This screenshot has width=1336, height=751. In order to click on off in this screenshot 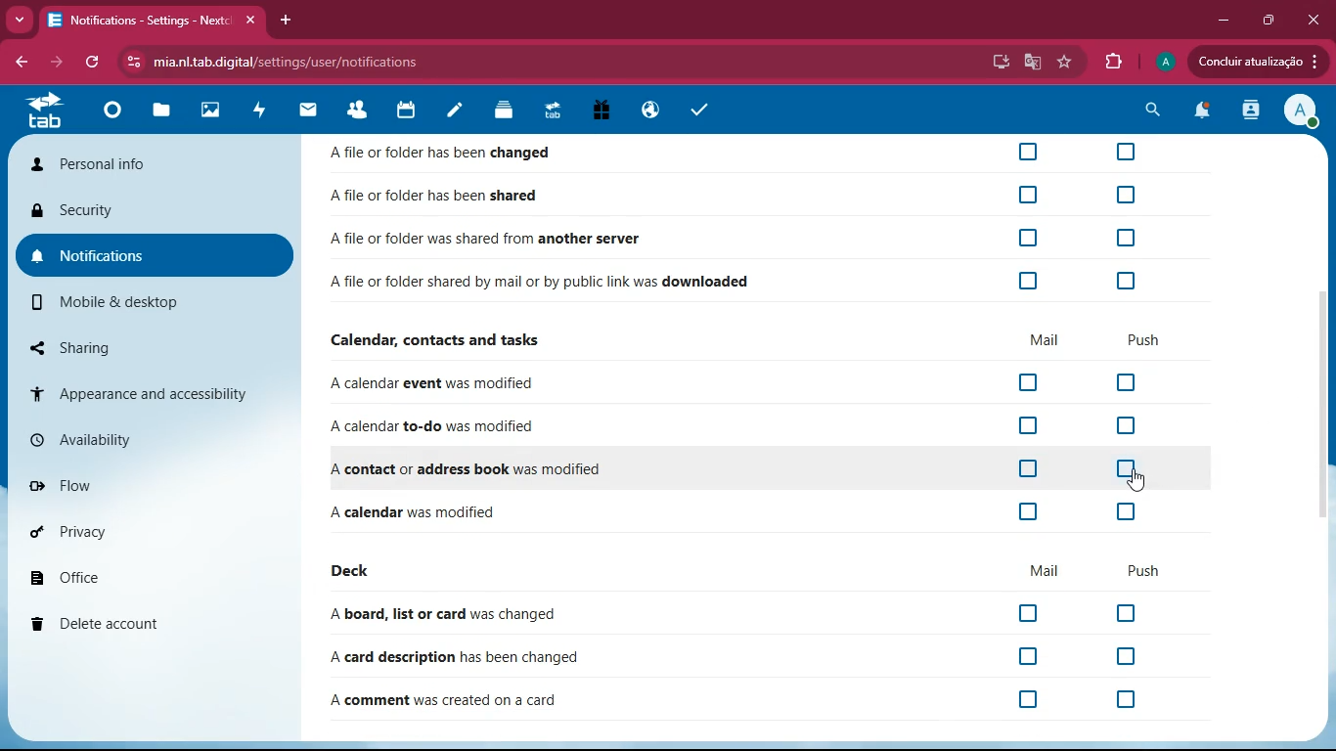, I will do `click(1124, 194)`.